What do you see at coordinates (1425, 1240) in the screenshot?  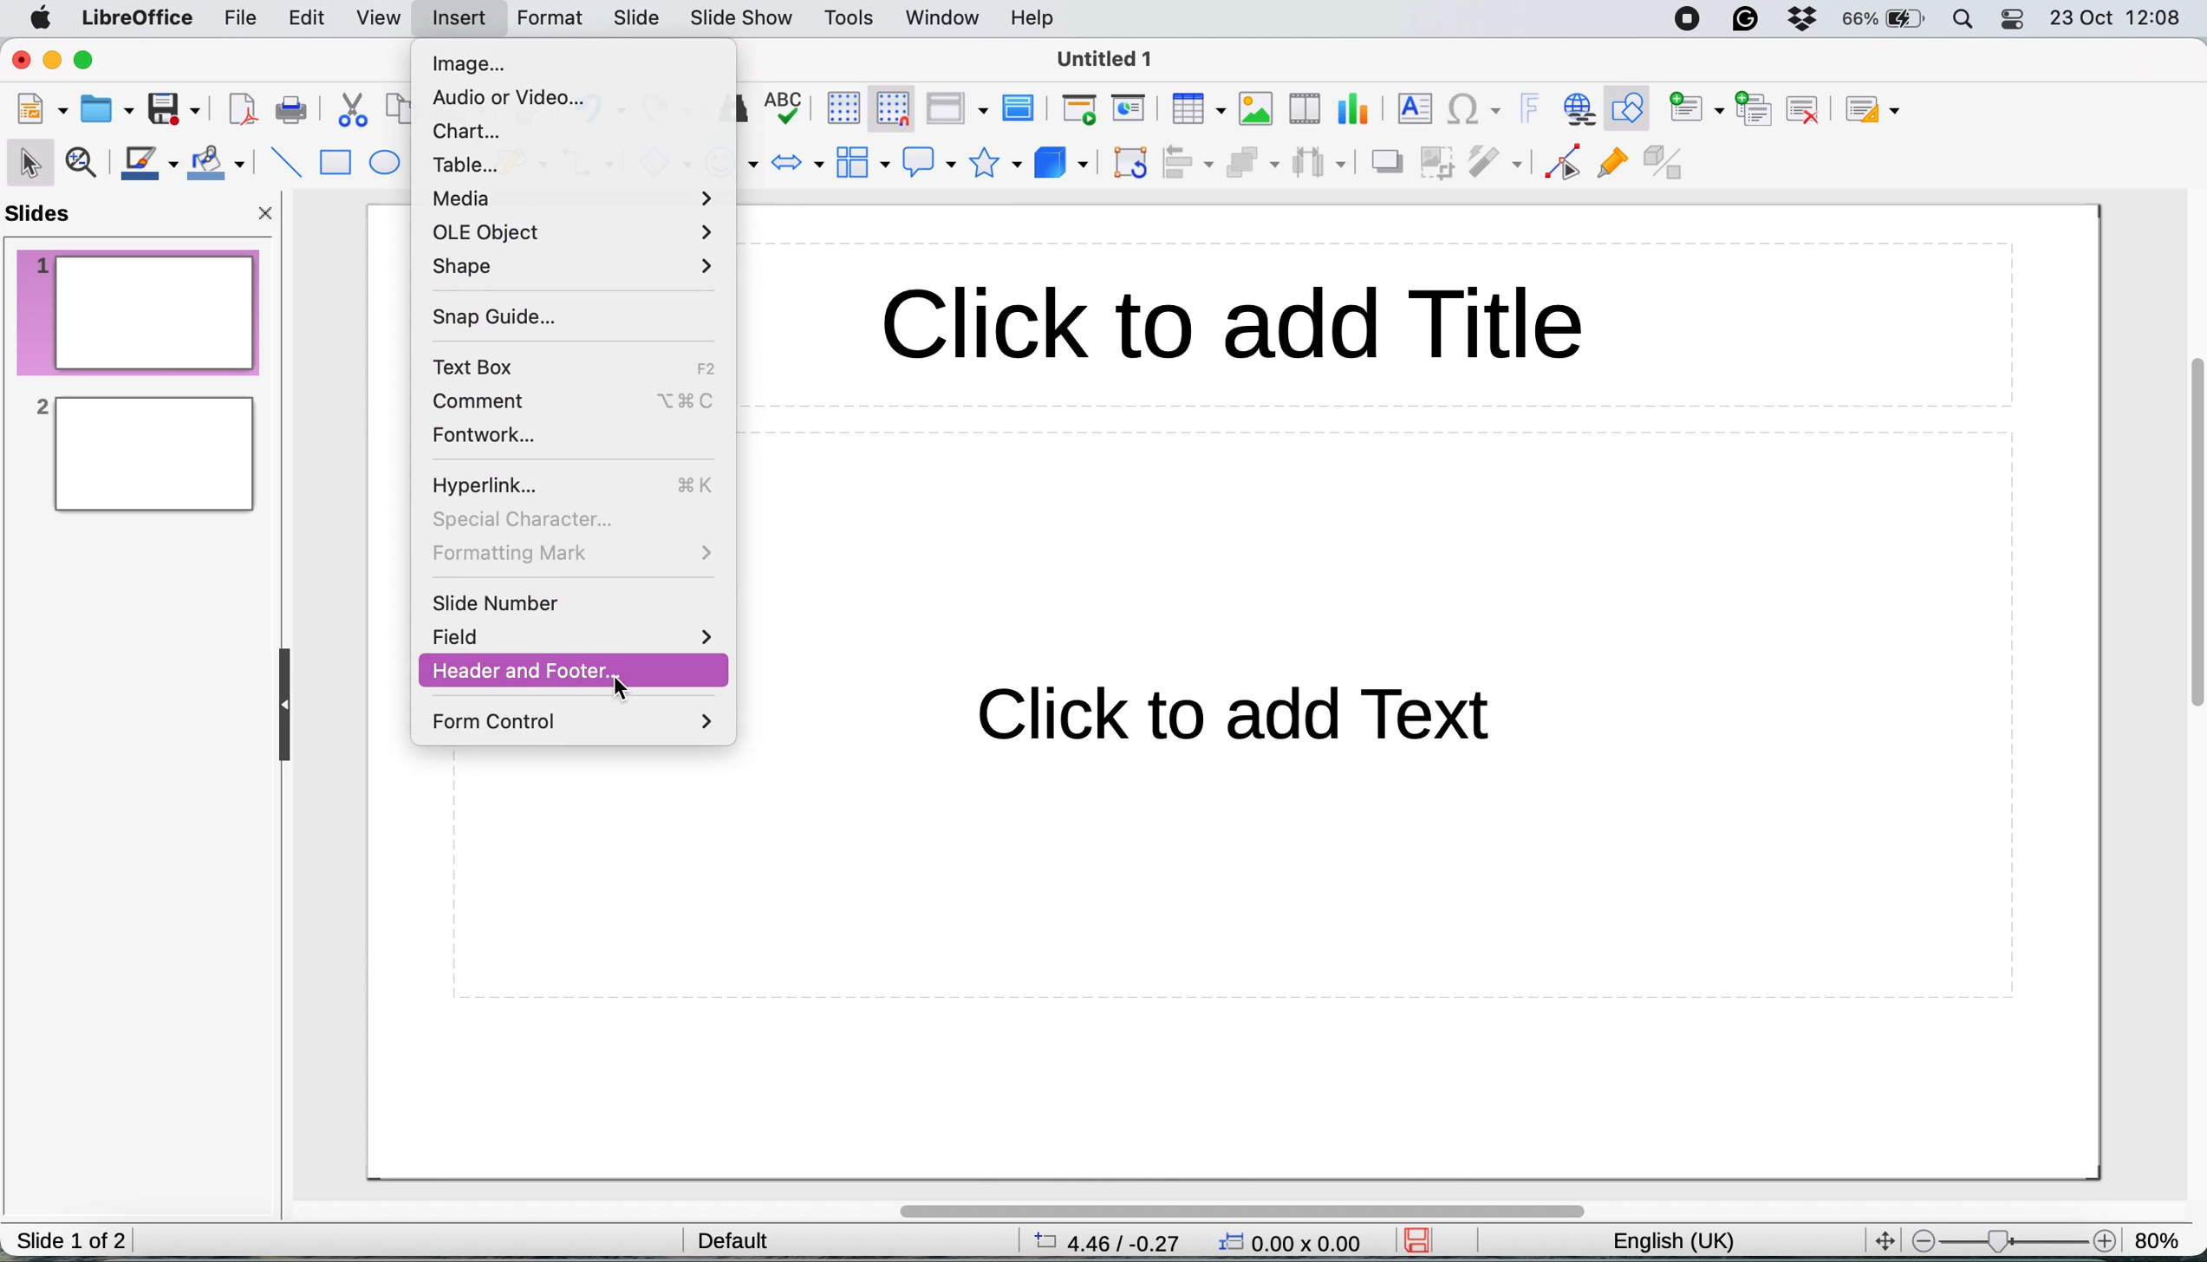 I see `save` at bounding box center [1425, 1240].